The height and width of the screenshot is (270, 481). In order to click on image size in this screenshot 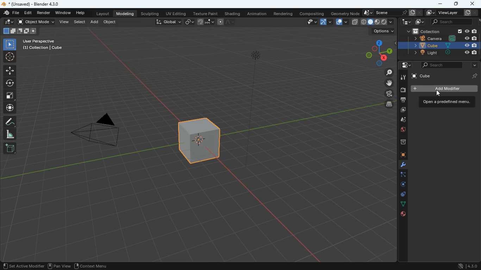, I will do `click(19, 31)`.